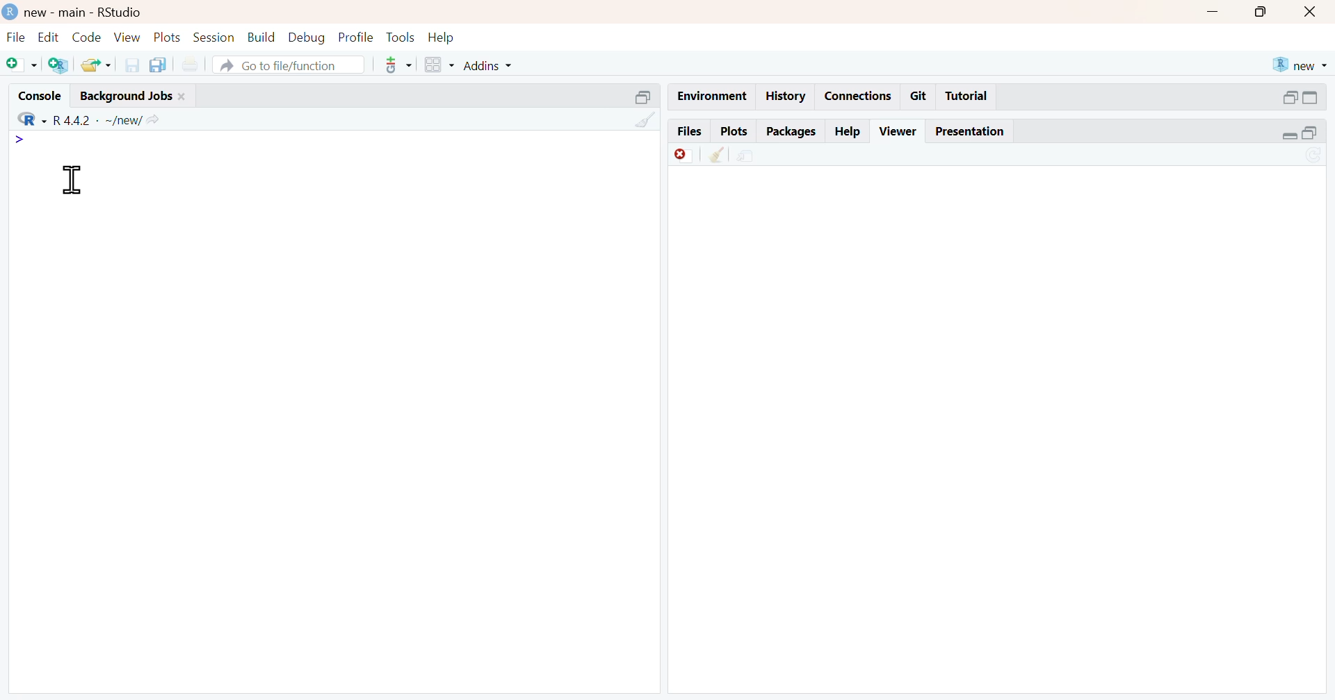 The width and height of the screenshot is (1335, 700). Describe the element at coordinates (90, 38) in the screenshot. I see `code` at that location.